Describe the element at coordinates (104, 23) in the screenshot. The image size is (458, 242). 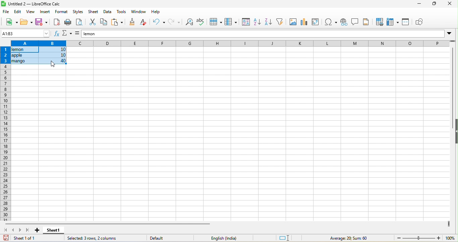
I see `copy` at that location.